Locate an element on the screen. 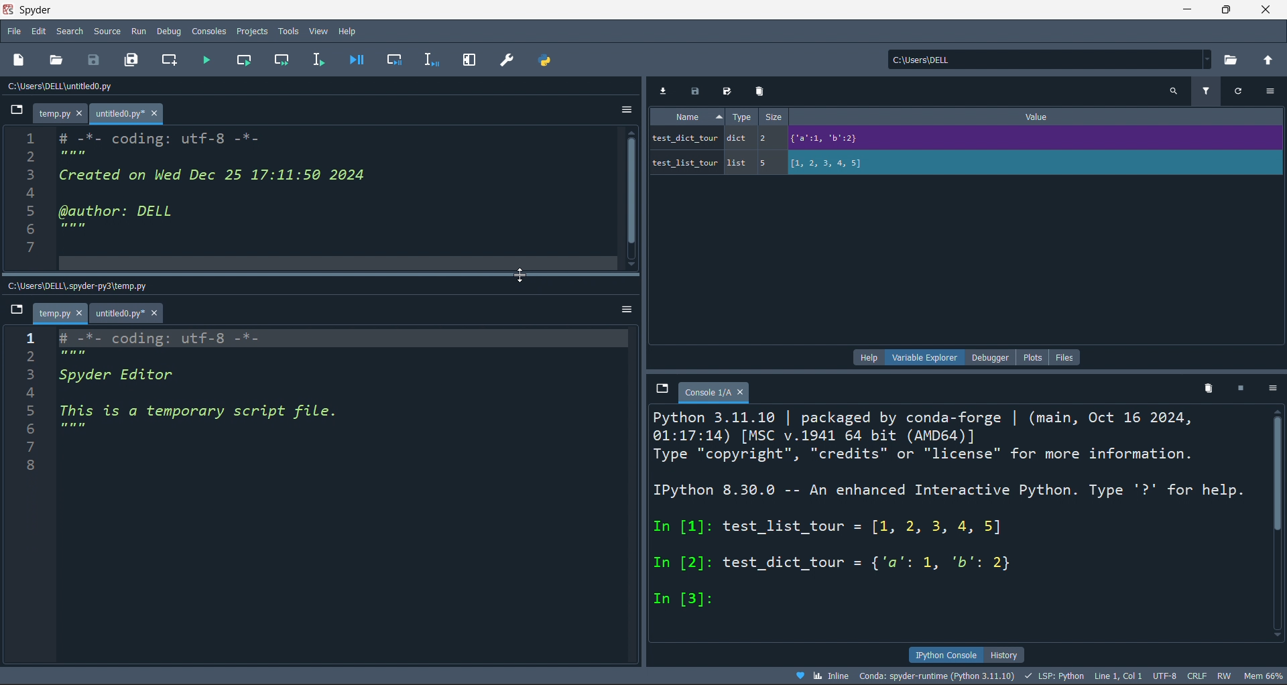 The image size is (1287, 685). untitledo.py™ is located at coordinates (135, 113).